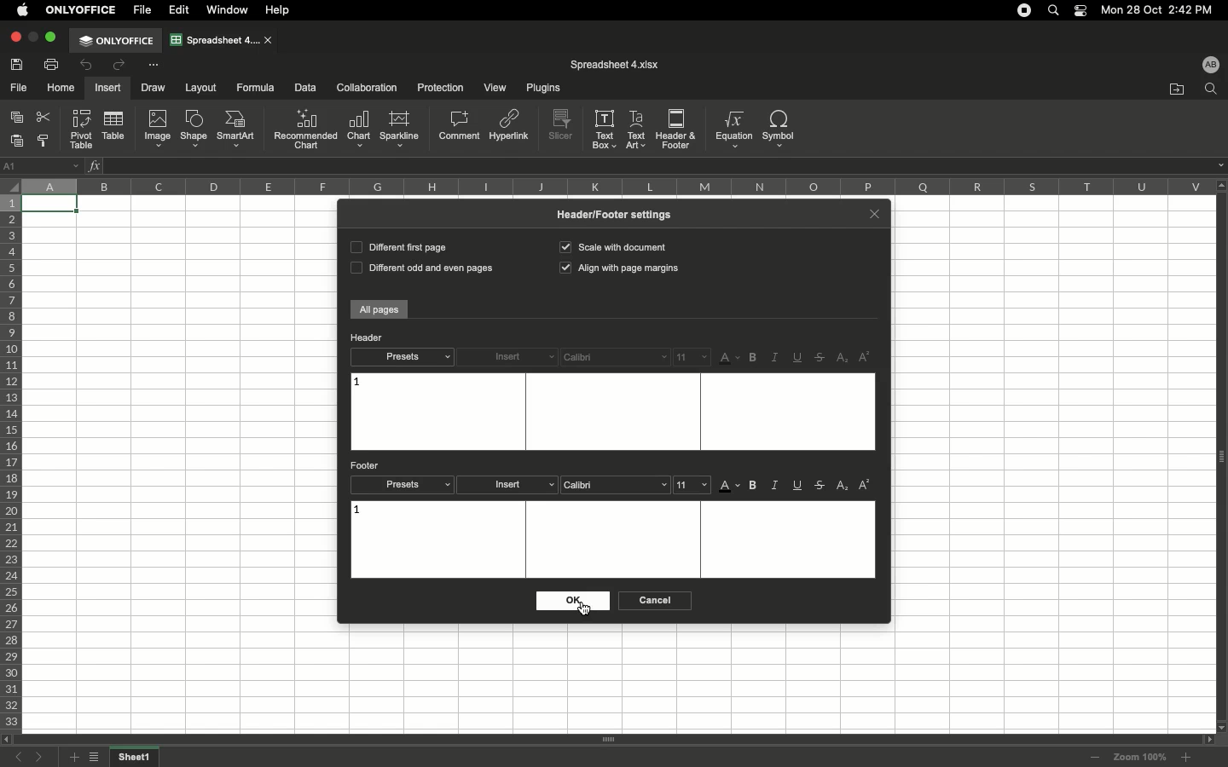  Describe the element at coordinates (822, 357) in the screenshot. I see `Strikethrough` at that location.